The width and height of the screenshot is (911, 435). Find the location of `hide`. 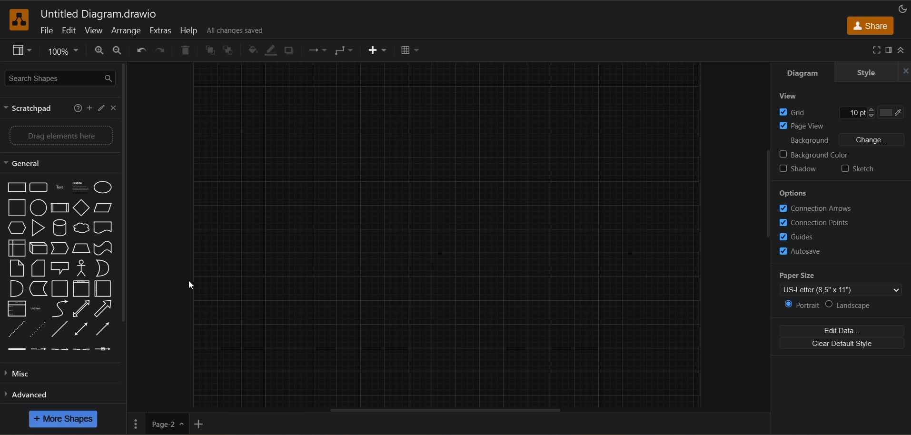

hide is located at coordinates (905, 70).